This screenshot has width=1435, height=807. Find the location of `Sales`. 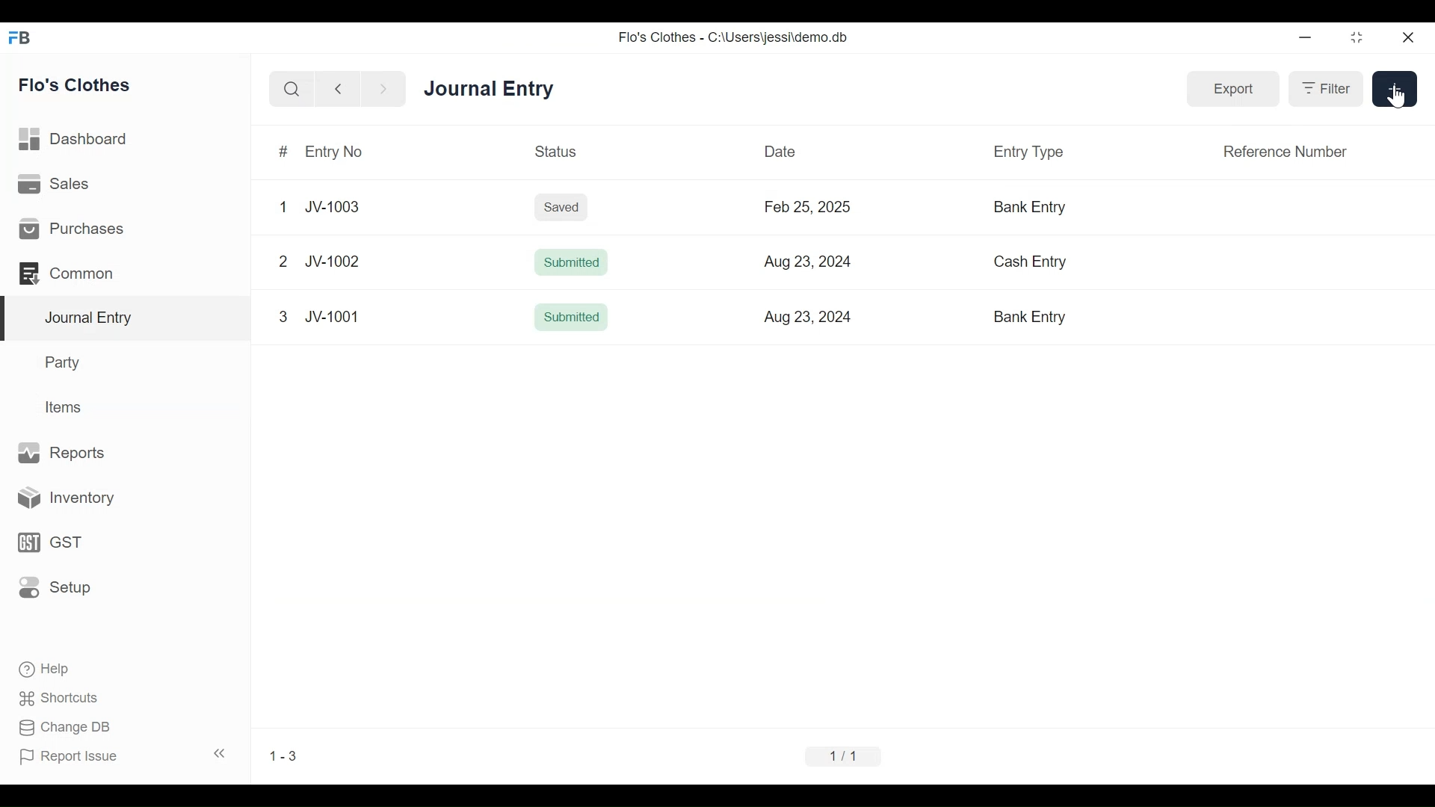

Sales is located at coordinates (56, 183).